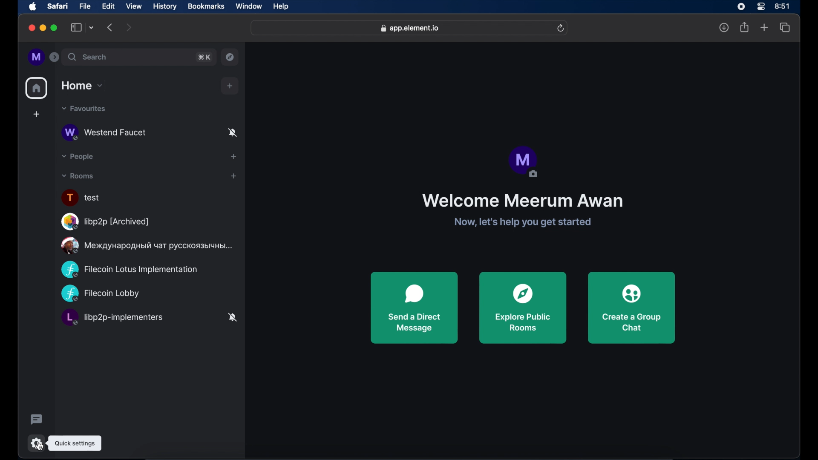 This screenshot has width=818, height=460. Describe the element at coordinates (150, 317) in the screenshot. I see `libp2p-implementers` at that location.